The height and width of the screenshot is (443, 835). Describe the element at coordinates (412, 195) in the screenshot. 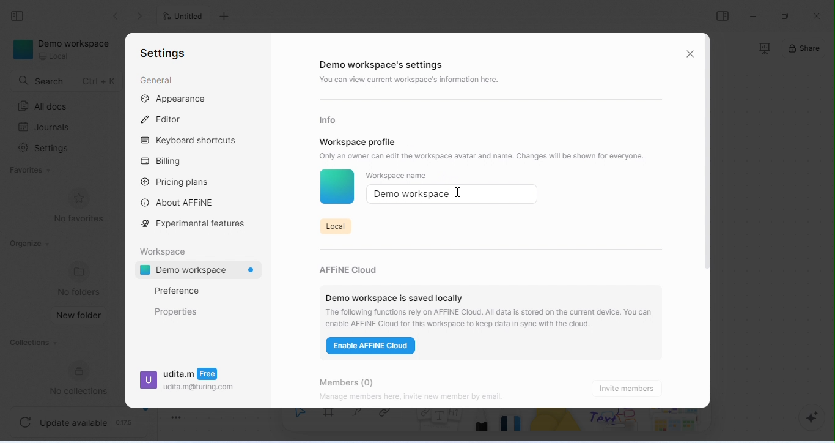

I see `demo workspace` at that location.